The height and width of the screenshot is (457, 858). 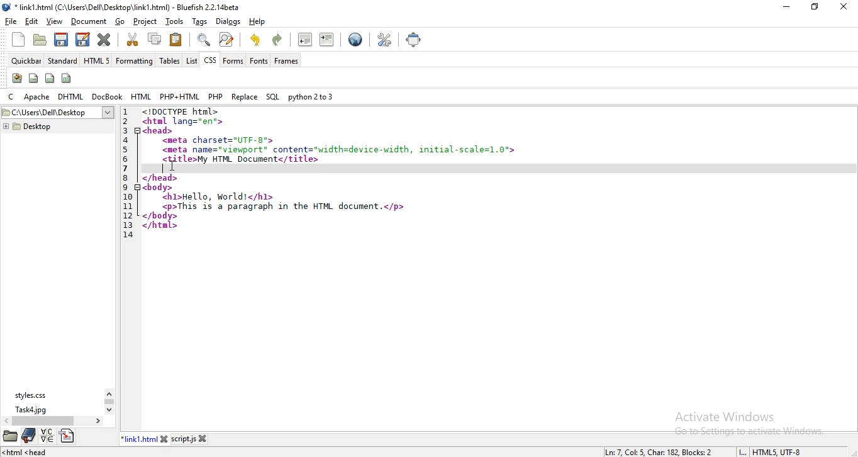 I want to click on indent , so click(x=326, y=40).